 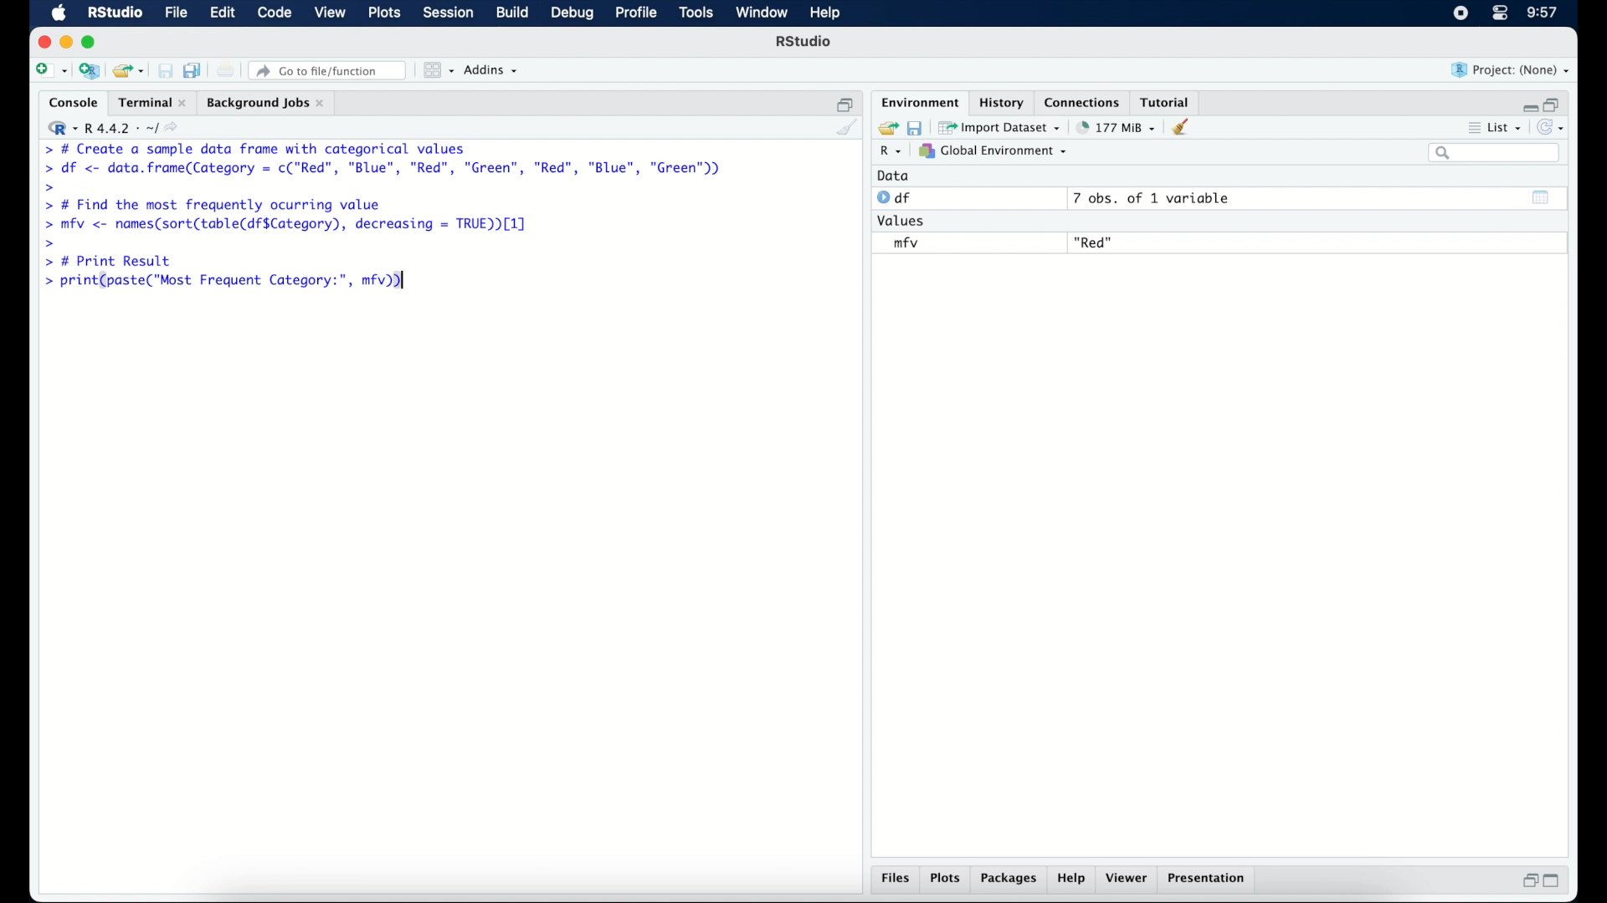 What do you see at coordinates (805, 42) in the screenshot?
I see `R Studio` at bounding box center [805, 42].